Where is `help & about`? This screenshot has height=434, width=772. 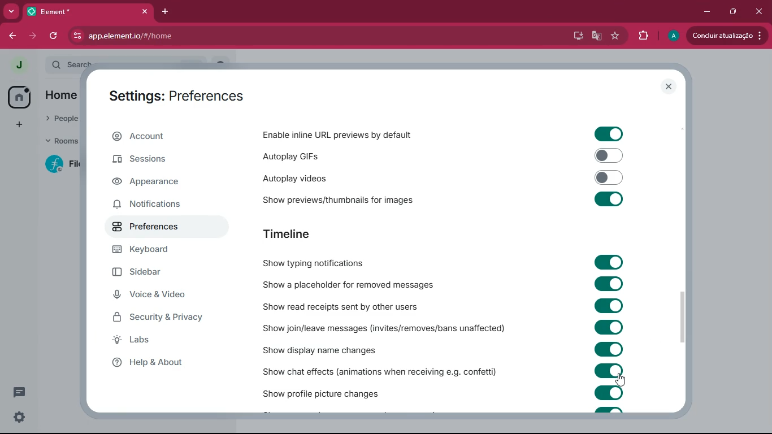
help & about is located at coordinates (163, 361).